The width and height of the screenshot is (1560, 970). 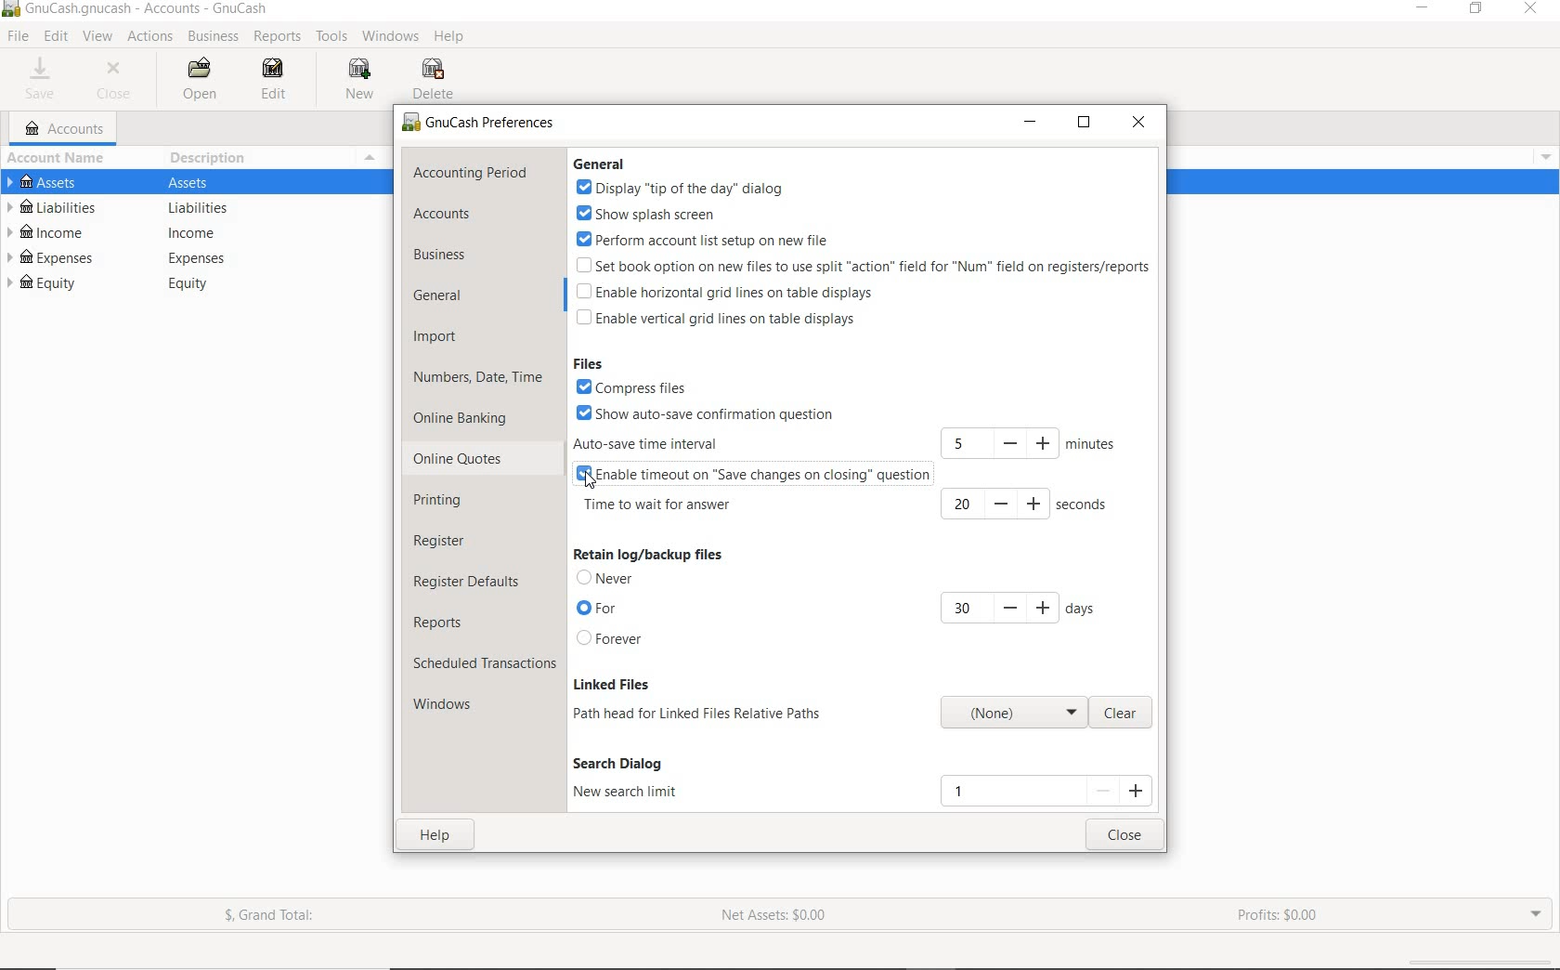 What do you see at coordinates (468, 582) in the screenshot?
I see `REGISTER DEFAULTS` at bounding box center [468, 582].